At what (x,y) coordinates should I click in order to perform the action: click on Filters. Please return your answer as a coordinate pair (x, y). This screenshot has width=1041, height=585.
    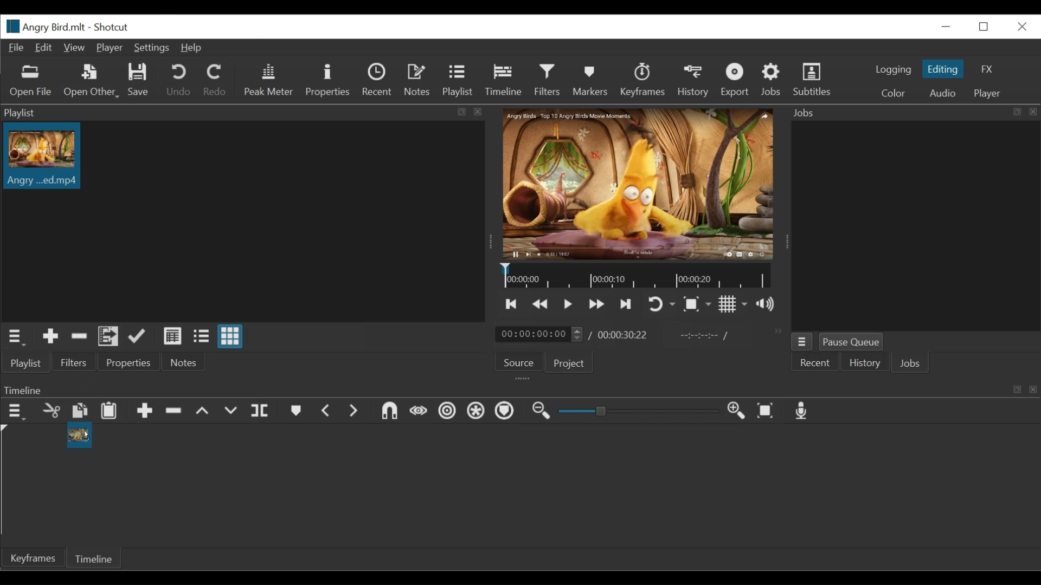
    Looking at the image, I should click on (548, 80).